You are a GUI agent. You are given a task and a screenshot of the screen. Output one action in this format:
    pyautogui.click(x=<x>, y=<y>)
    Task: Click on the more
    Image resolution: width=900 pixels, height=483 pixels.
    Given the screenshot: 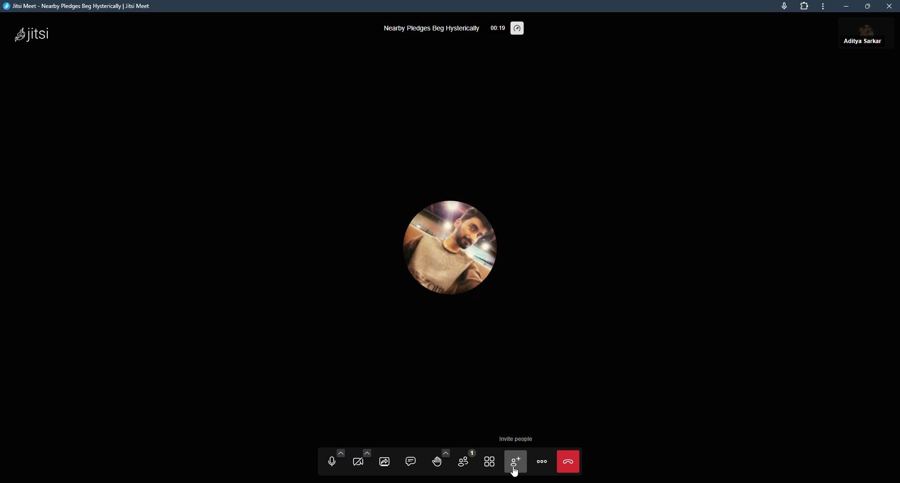 What is the action you would take?
    pyautogui.click(x=823, y=6)
    